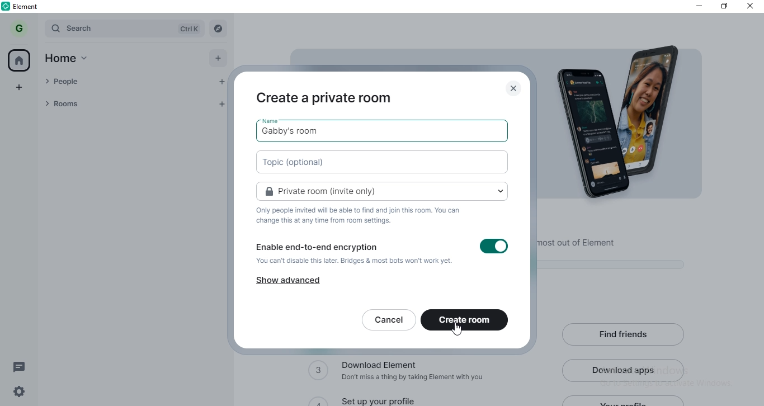 Image resolution: width=764 pixels, height=406 pixels. I want to click on cancel, so click(388, 320).